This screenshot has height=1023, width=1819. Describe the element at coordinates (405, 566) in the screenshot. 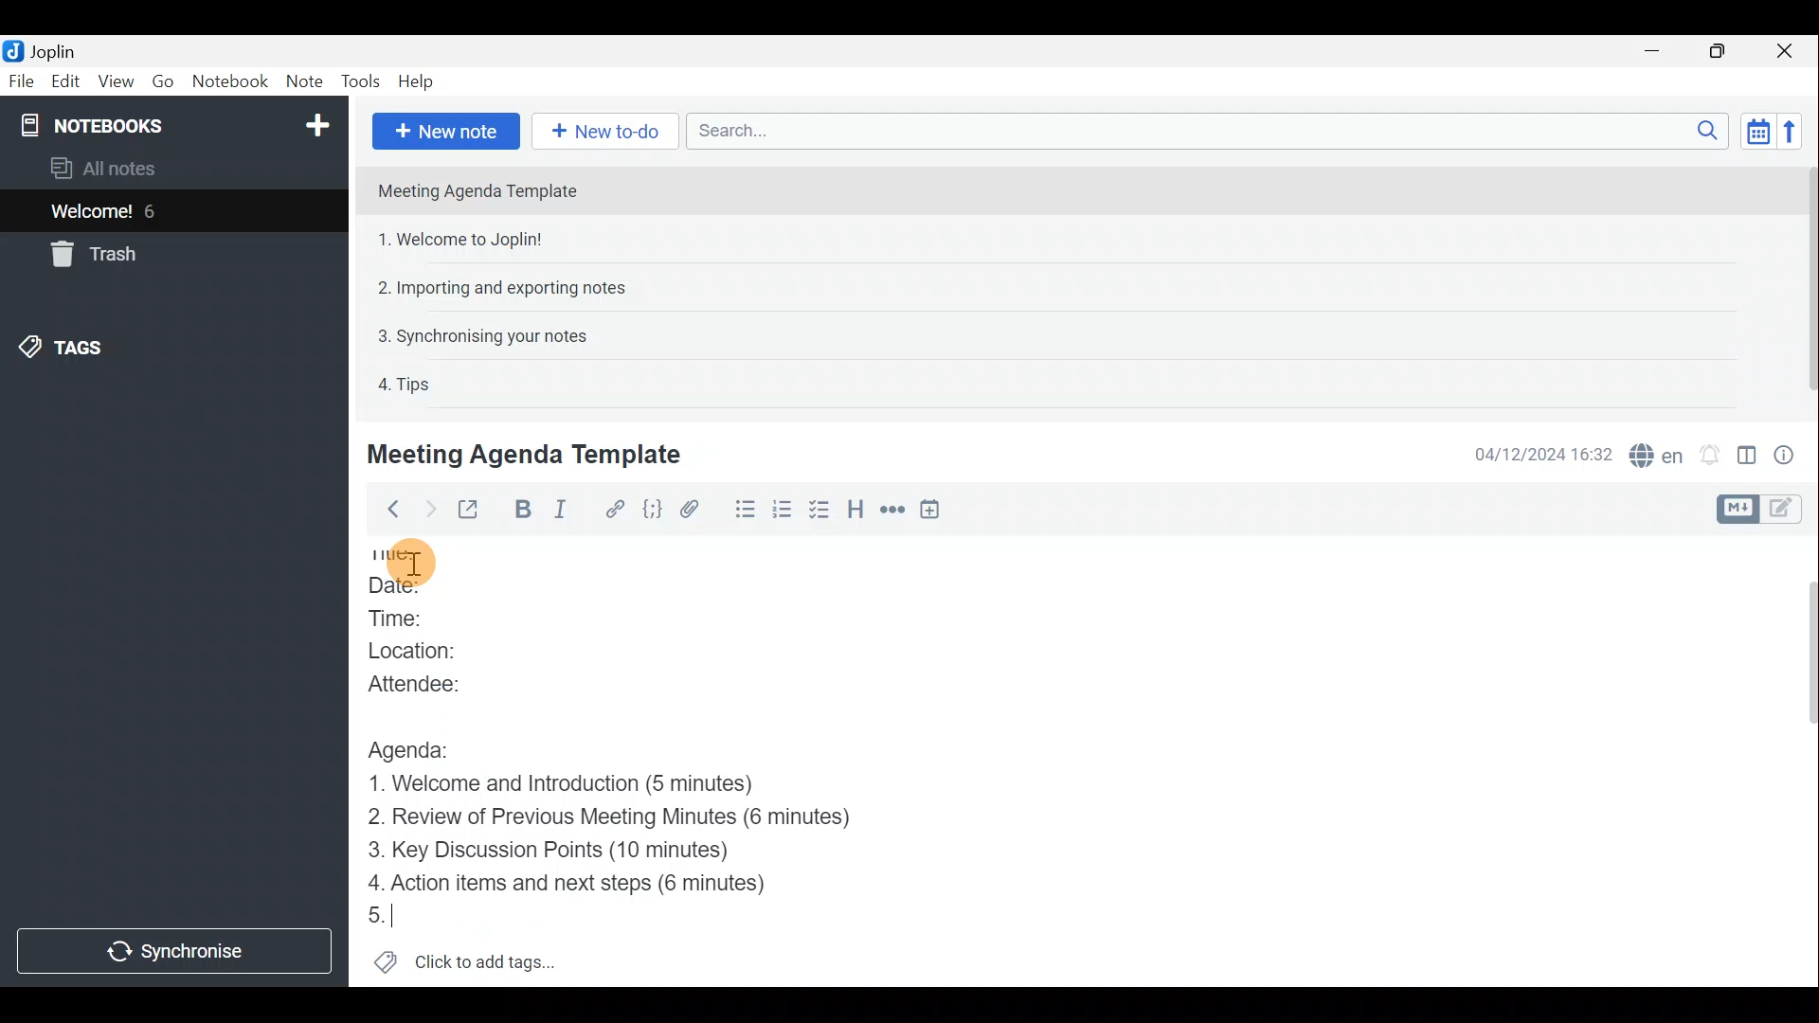

I see `` at that location.